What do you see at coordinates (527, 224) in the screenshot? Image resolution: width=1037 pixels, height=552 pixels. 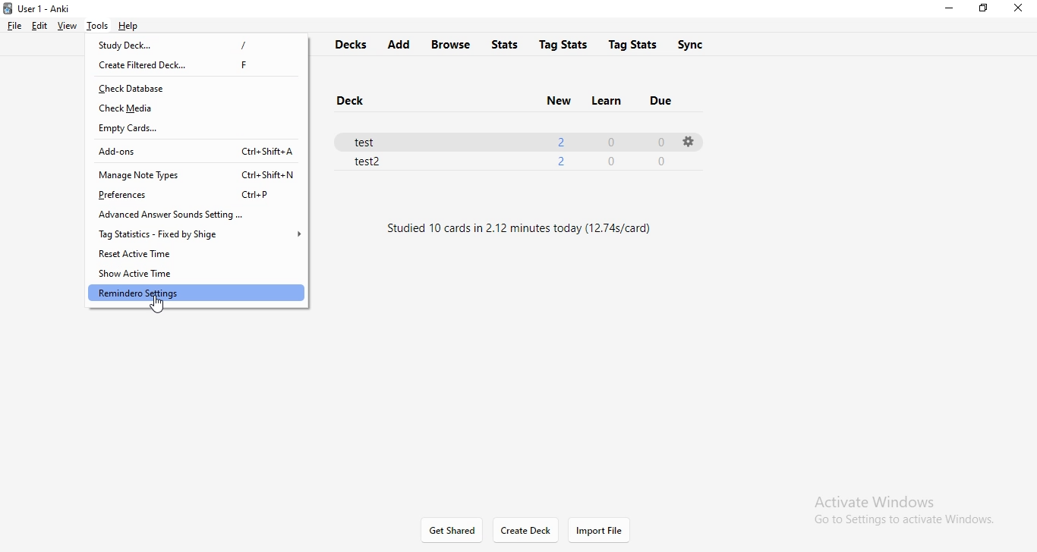 I see `text1` at bounding box center [527, 224].